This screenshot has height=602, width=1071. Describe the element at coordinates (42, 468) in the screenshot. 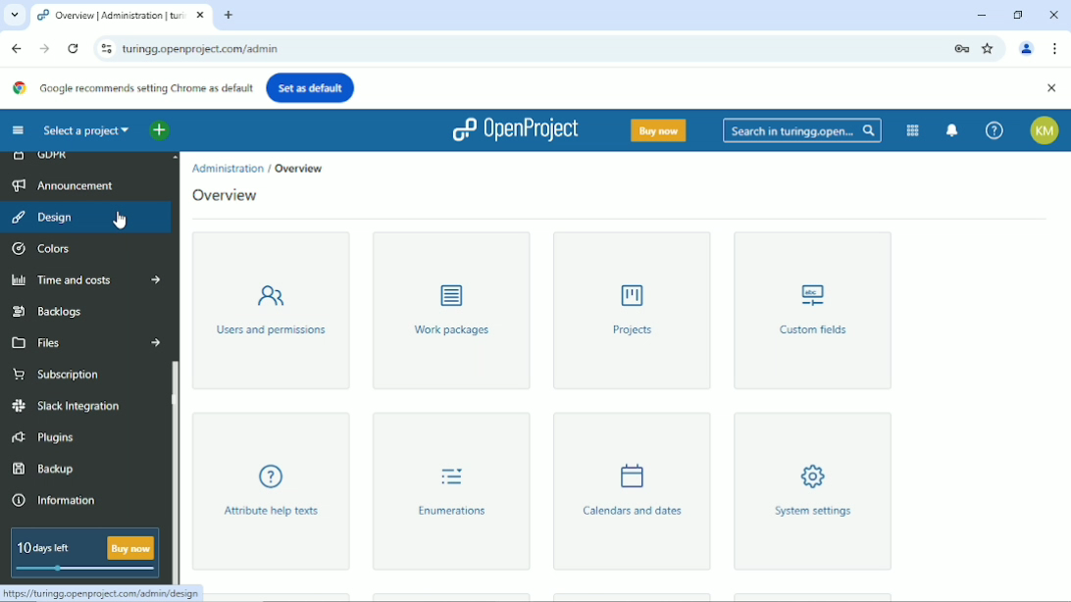

I see `Backup` at that location.